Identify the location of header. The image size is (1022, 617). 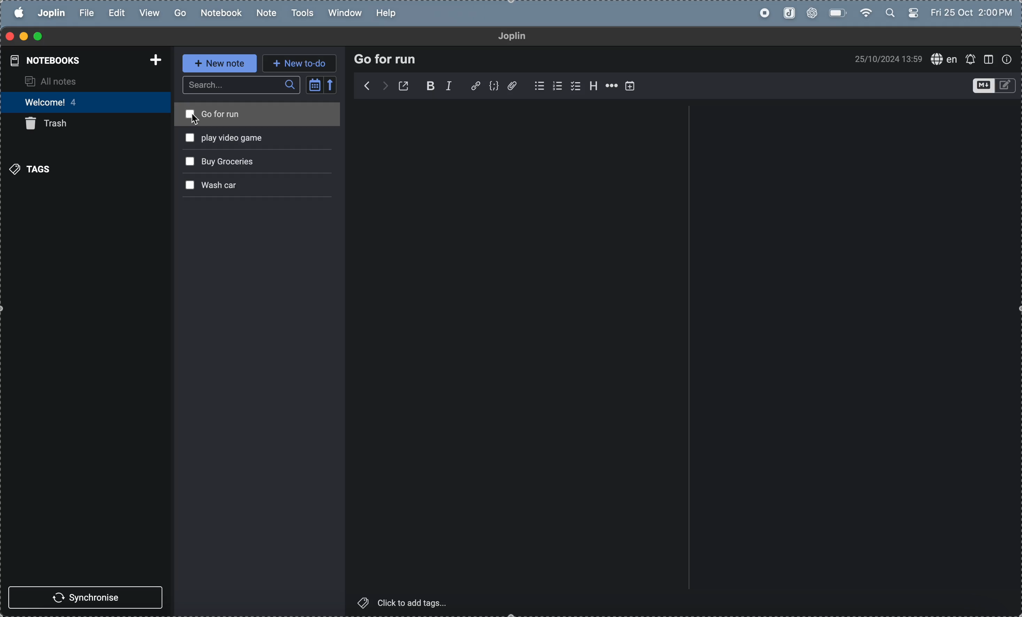
(592, 86).